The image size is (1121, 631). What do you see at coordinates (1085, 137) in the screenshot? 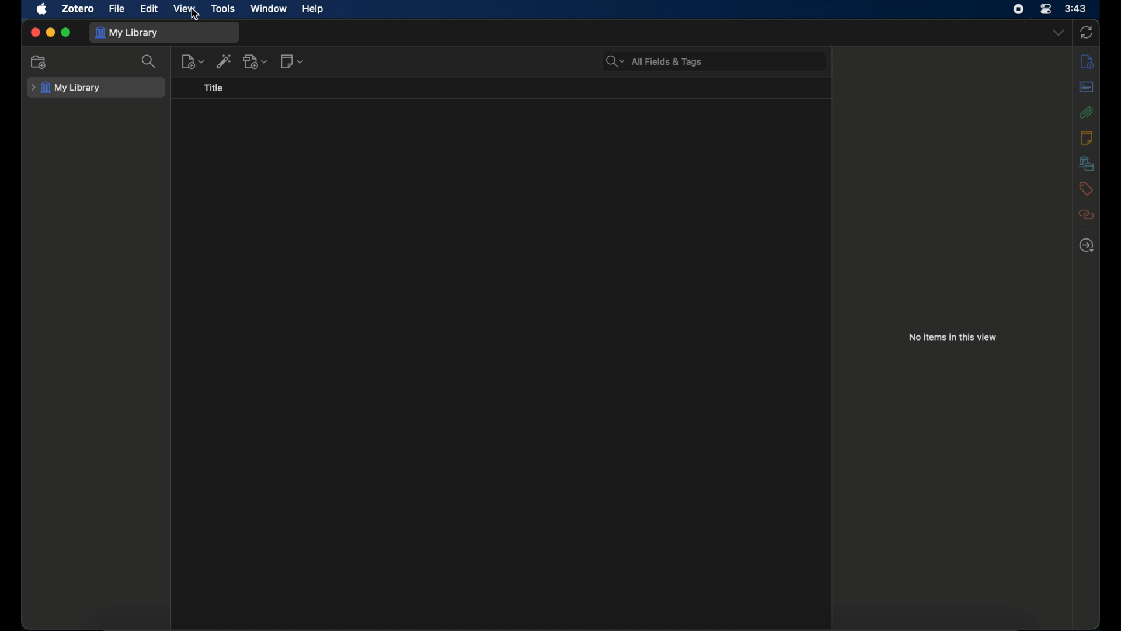
I see `notes` at bounding box center [1085, 137].